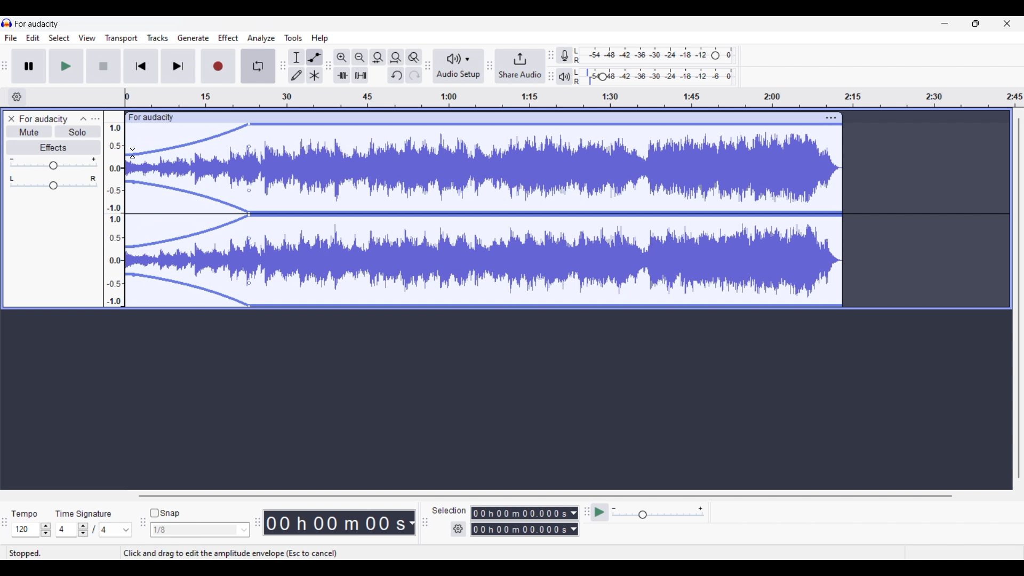 This screenshot has width=1024, height=576. Describe the element at coordinates (164, 513) in the screenshot. I see `Snap toggle` at that location.